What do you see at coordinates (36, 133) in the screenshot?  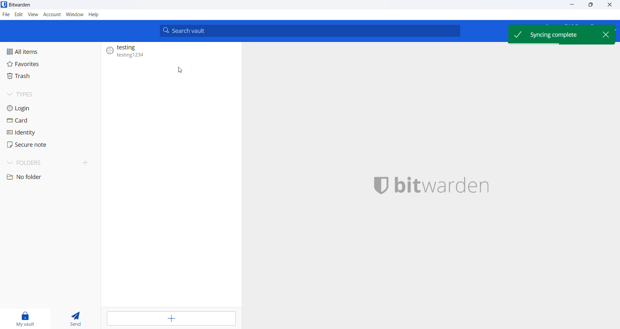 I see `identity` at bounding box center [36, 133].